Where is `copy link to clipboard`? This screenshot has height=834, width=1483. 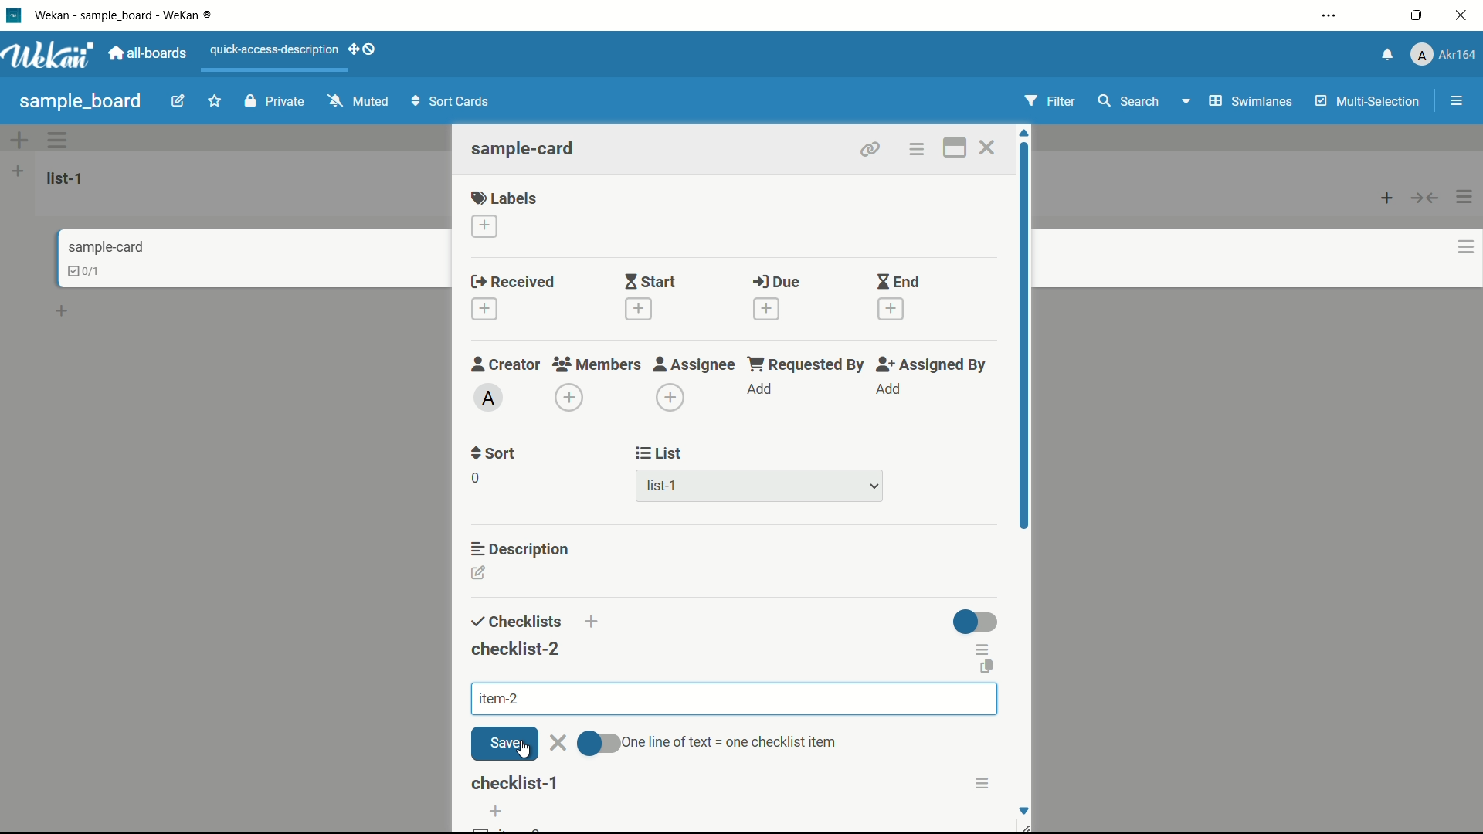 copy link to clipboard is located at coordinates (868, 149).